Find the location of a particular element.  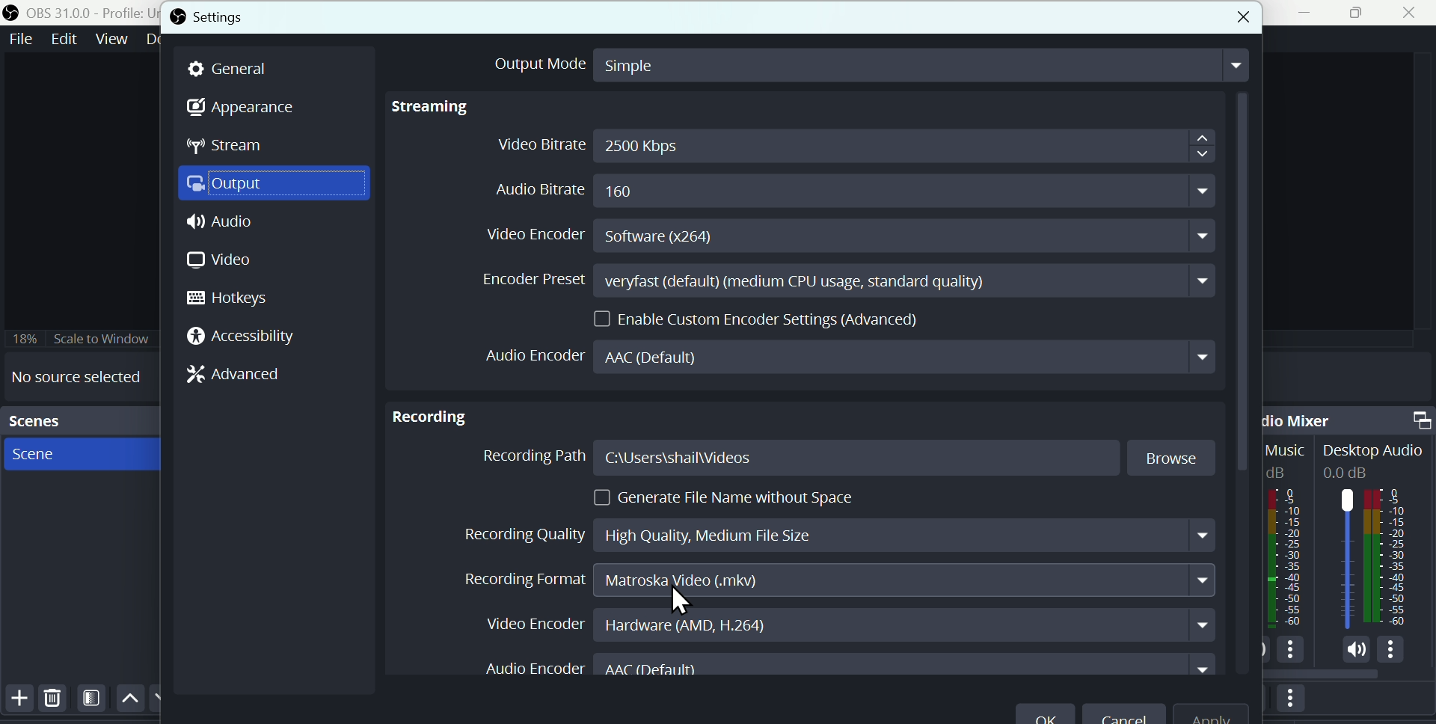

No source selected is located at coordinates (73, 378).